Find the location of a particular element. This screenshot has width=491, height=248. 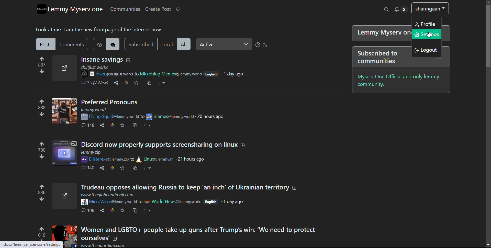

link is located at coordinates (112, 125).